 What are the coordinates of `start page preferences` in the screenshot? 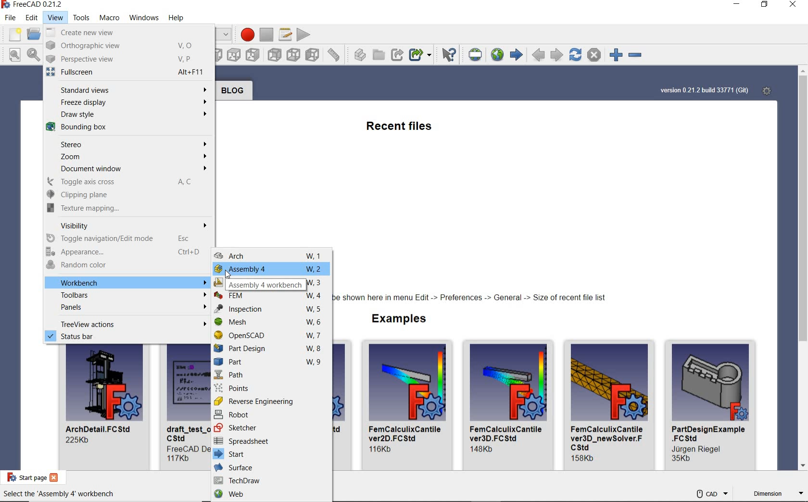 It's located at (769, 91).